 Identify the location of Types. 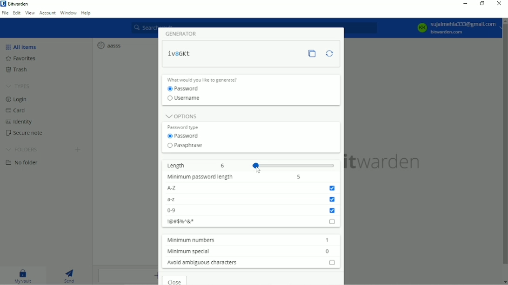
(18, 86).